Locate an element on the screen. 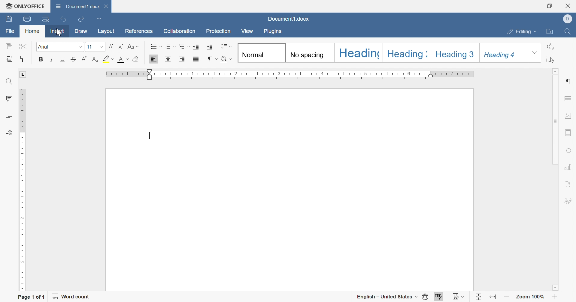 The height and width of the screenshot is (302, 576). Fit to width is located at coordinates (492, 297).